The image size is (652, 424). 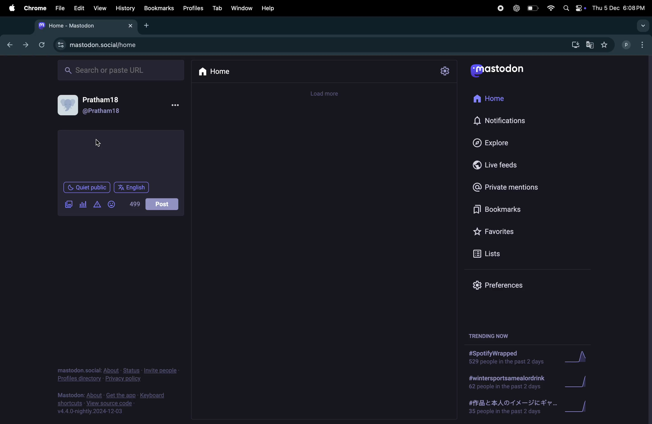 I want to click on home, so click(x=494, y=98).